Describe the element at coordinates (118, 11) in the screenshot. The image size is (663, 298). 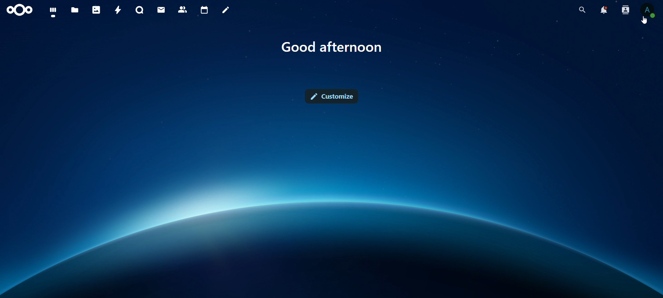
I see `activity` at that location.